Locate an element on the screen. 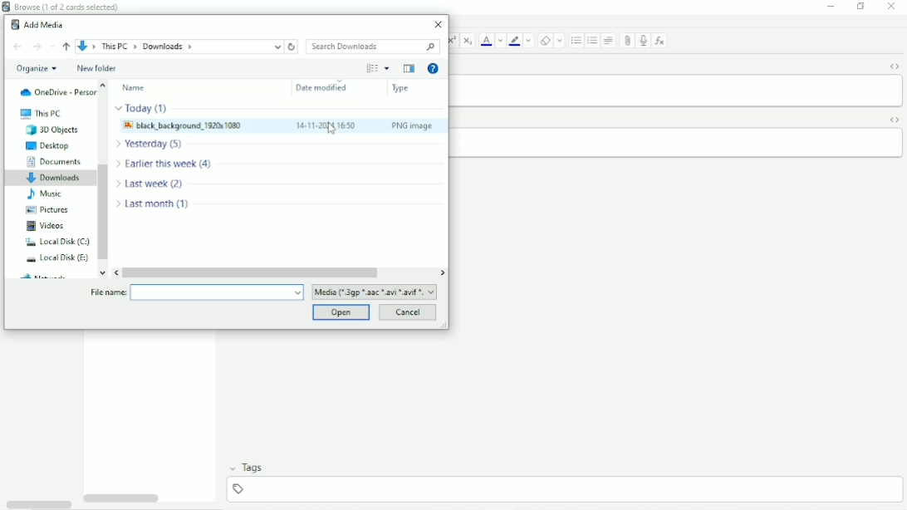 The image size is (907, 510). Attach pictures/audio/video is located at coordinates (627, 41).